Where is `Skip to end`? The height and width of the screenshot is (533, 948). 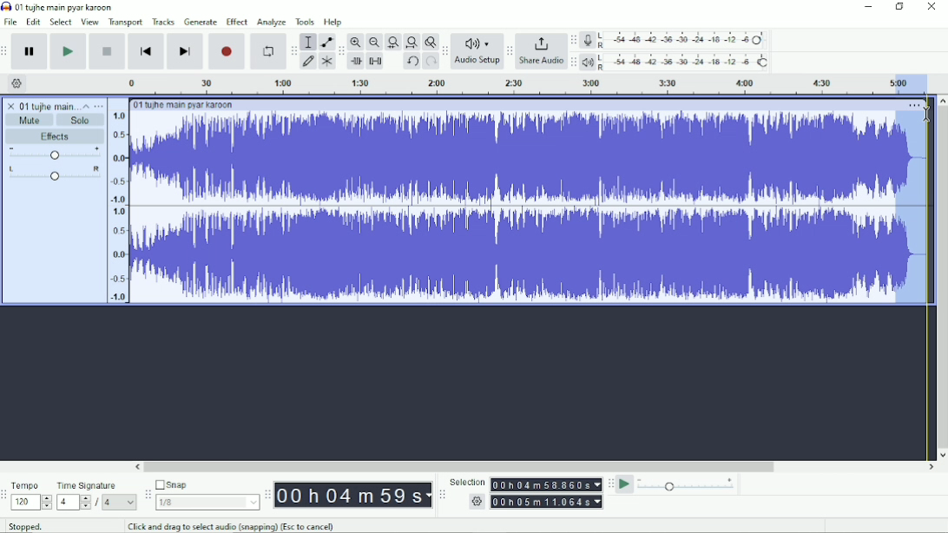 Skip to end is located at coordinates (185, 52).